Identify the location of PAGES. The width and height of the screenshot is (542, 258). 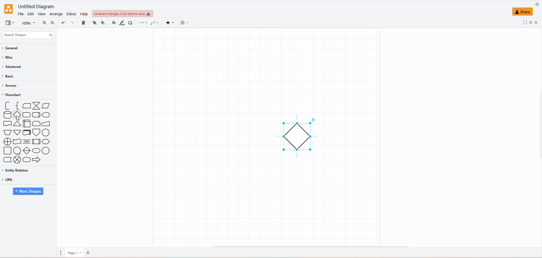
(59, 252).